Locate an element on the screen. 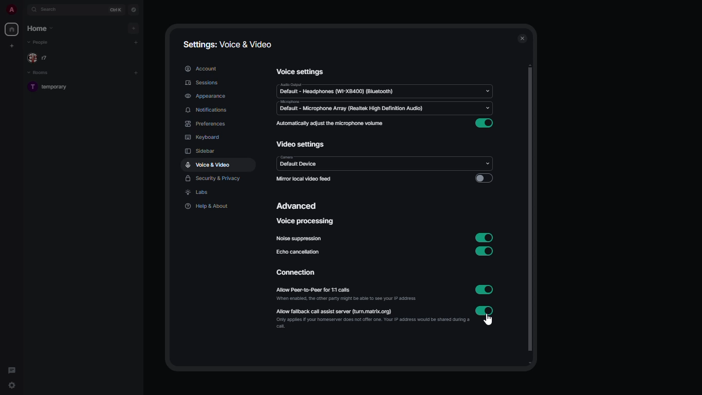 This screenshot has width=702, height=395. navigator is located at coordinates (133, 9).